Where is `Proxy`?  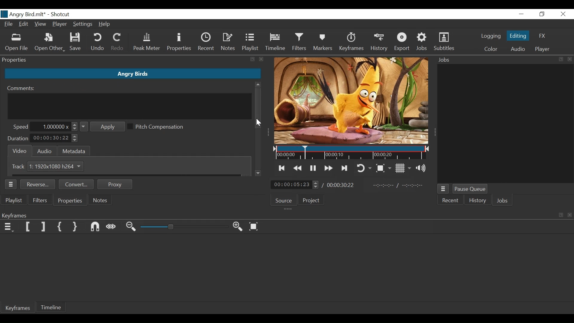 Proxy is located at coordinates (115, 184).